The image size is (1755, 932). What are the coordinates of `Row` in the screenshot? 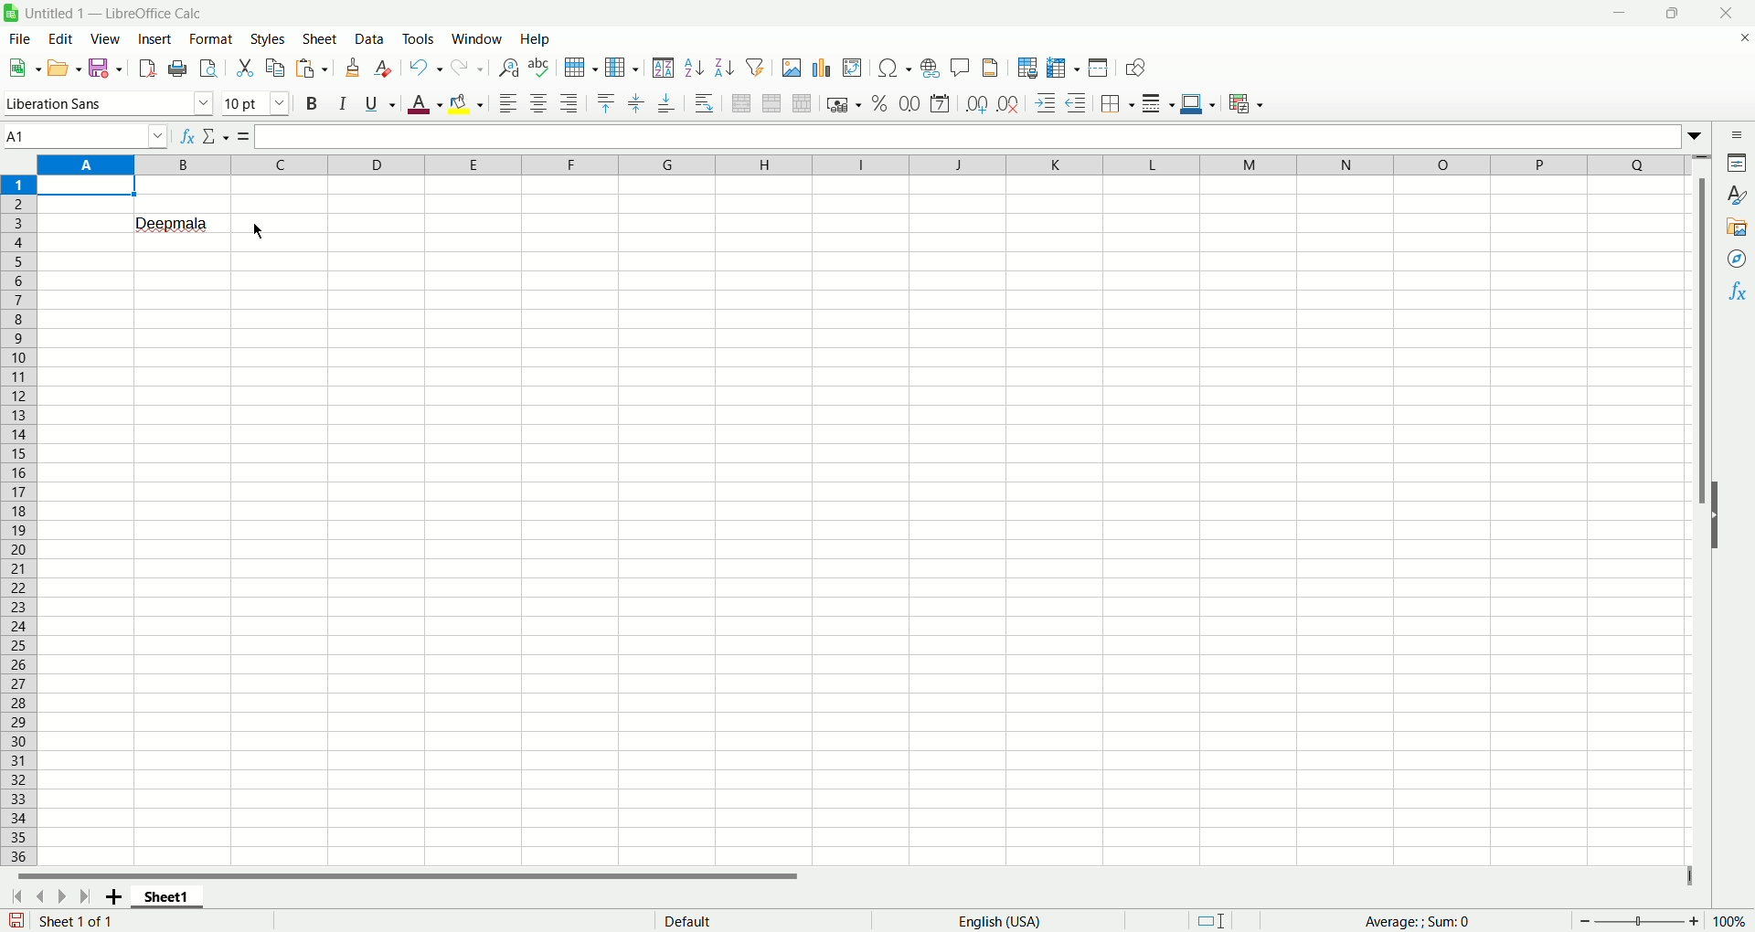 It's located at (582, 68).